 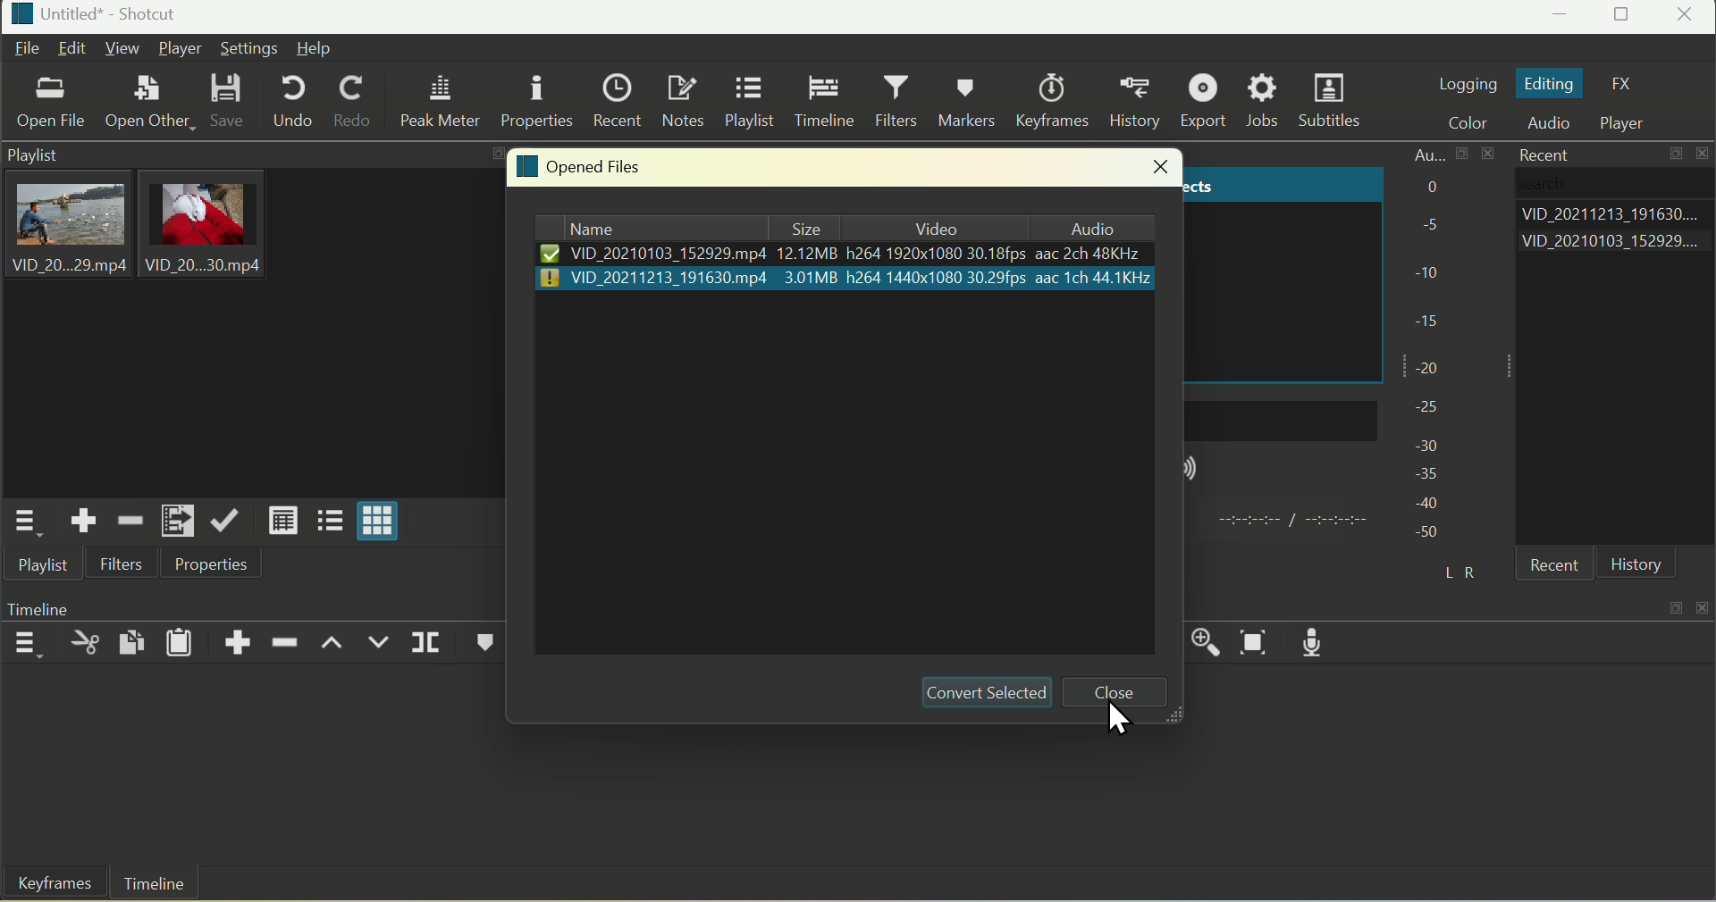 What do you see at coordinates (1157, 169) in the screenshot?
I see `close` at bounding box center [1157, 169].